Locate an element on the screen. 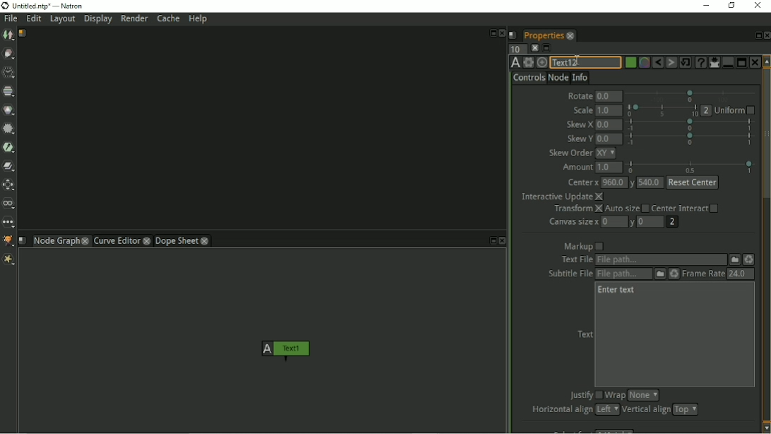  Text is located at coordinates (584, 334).